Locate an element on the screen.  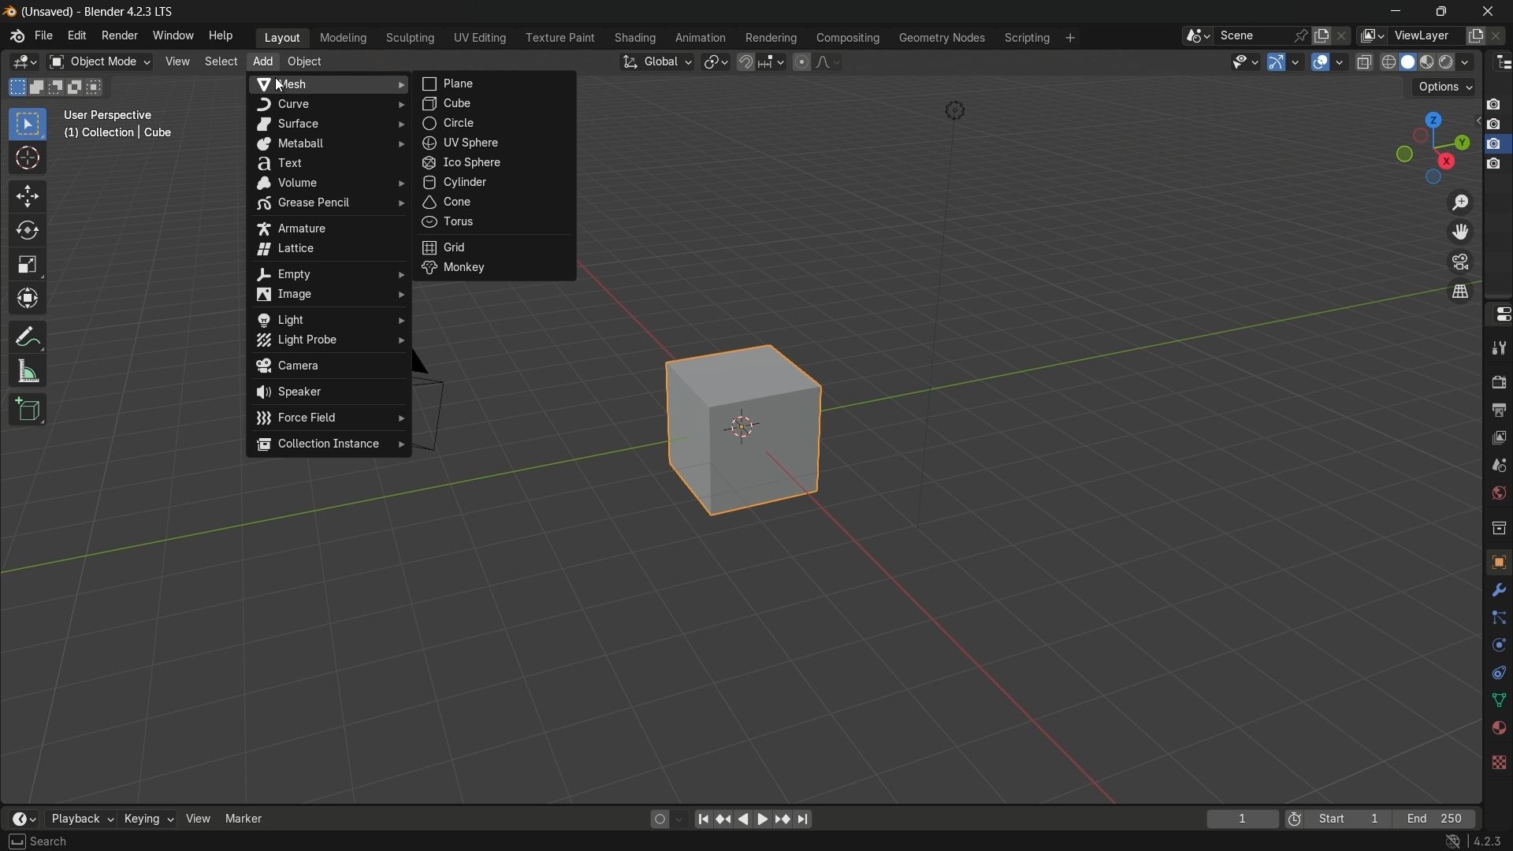
camera is located at coordinates (327, 366).